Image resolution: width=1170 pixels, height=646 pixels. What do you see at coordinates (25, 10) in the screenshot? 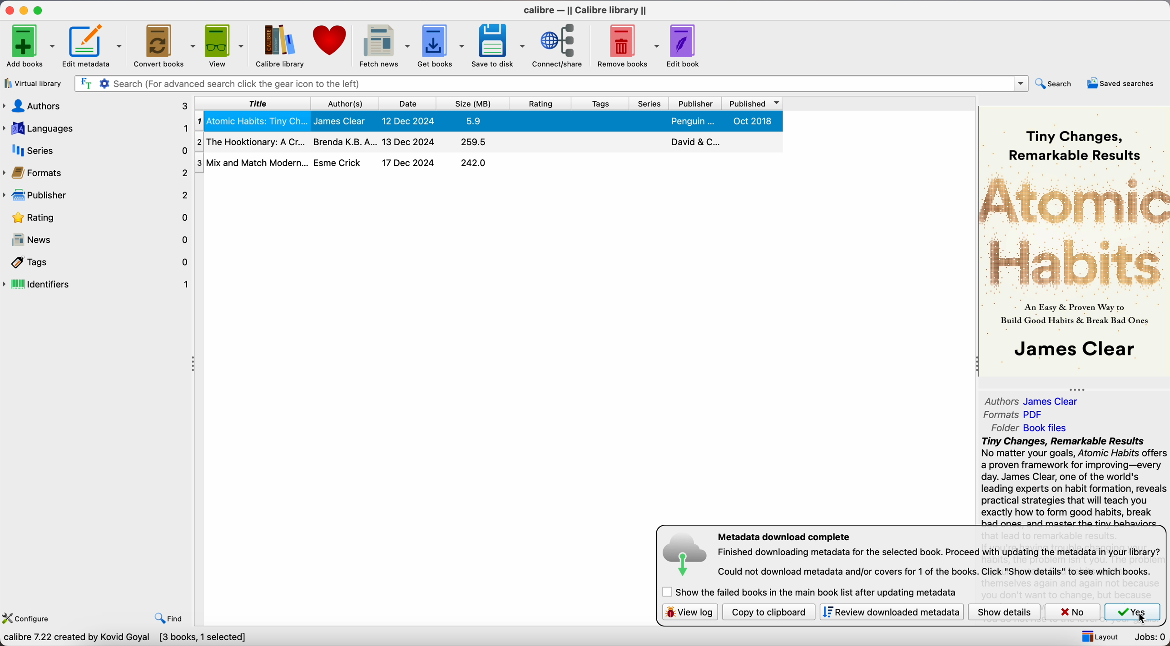
I see `minimize app` at bounding box center [25, 10].